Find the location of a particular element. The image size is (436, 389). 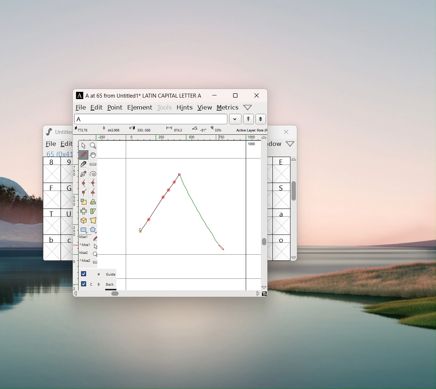

scroll down is located at coordinates (264, 287).